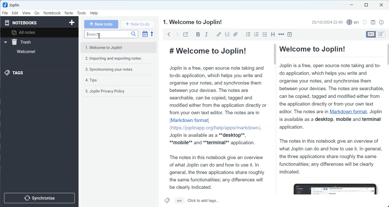  What do you see at coordinates (26, 13) in the screenshot?
I see `View` at bounding box center [26, 13].